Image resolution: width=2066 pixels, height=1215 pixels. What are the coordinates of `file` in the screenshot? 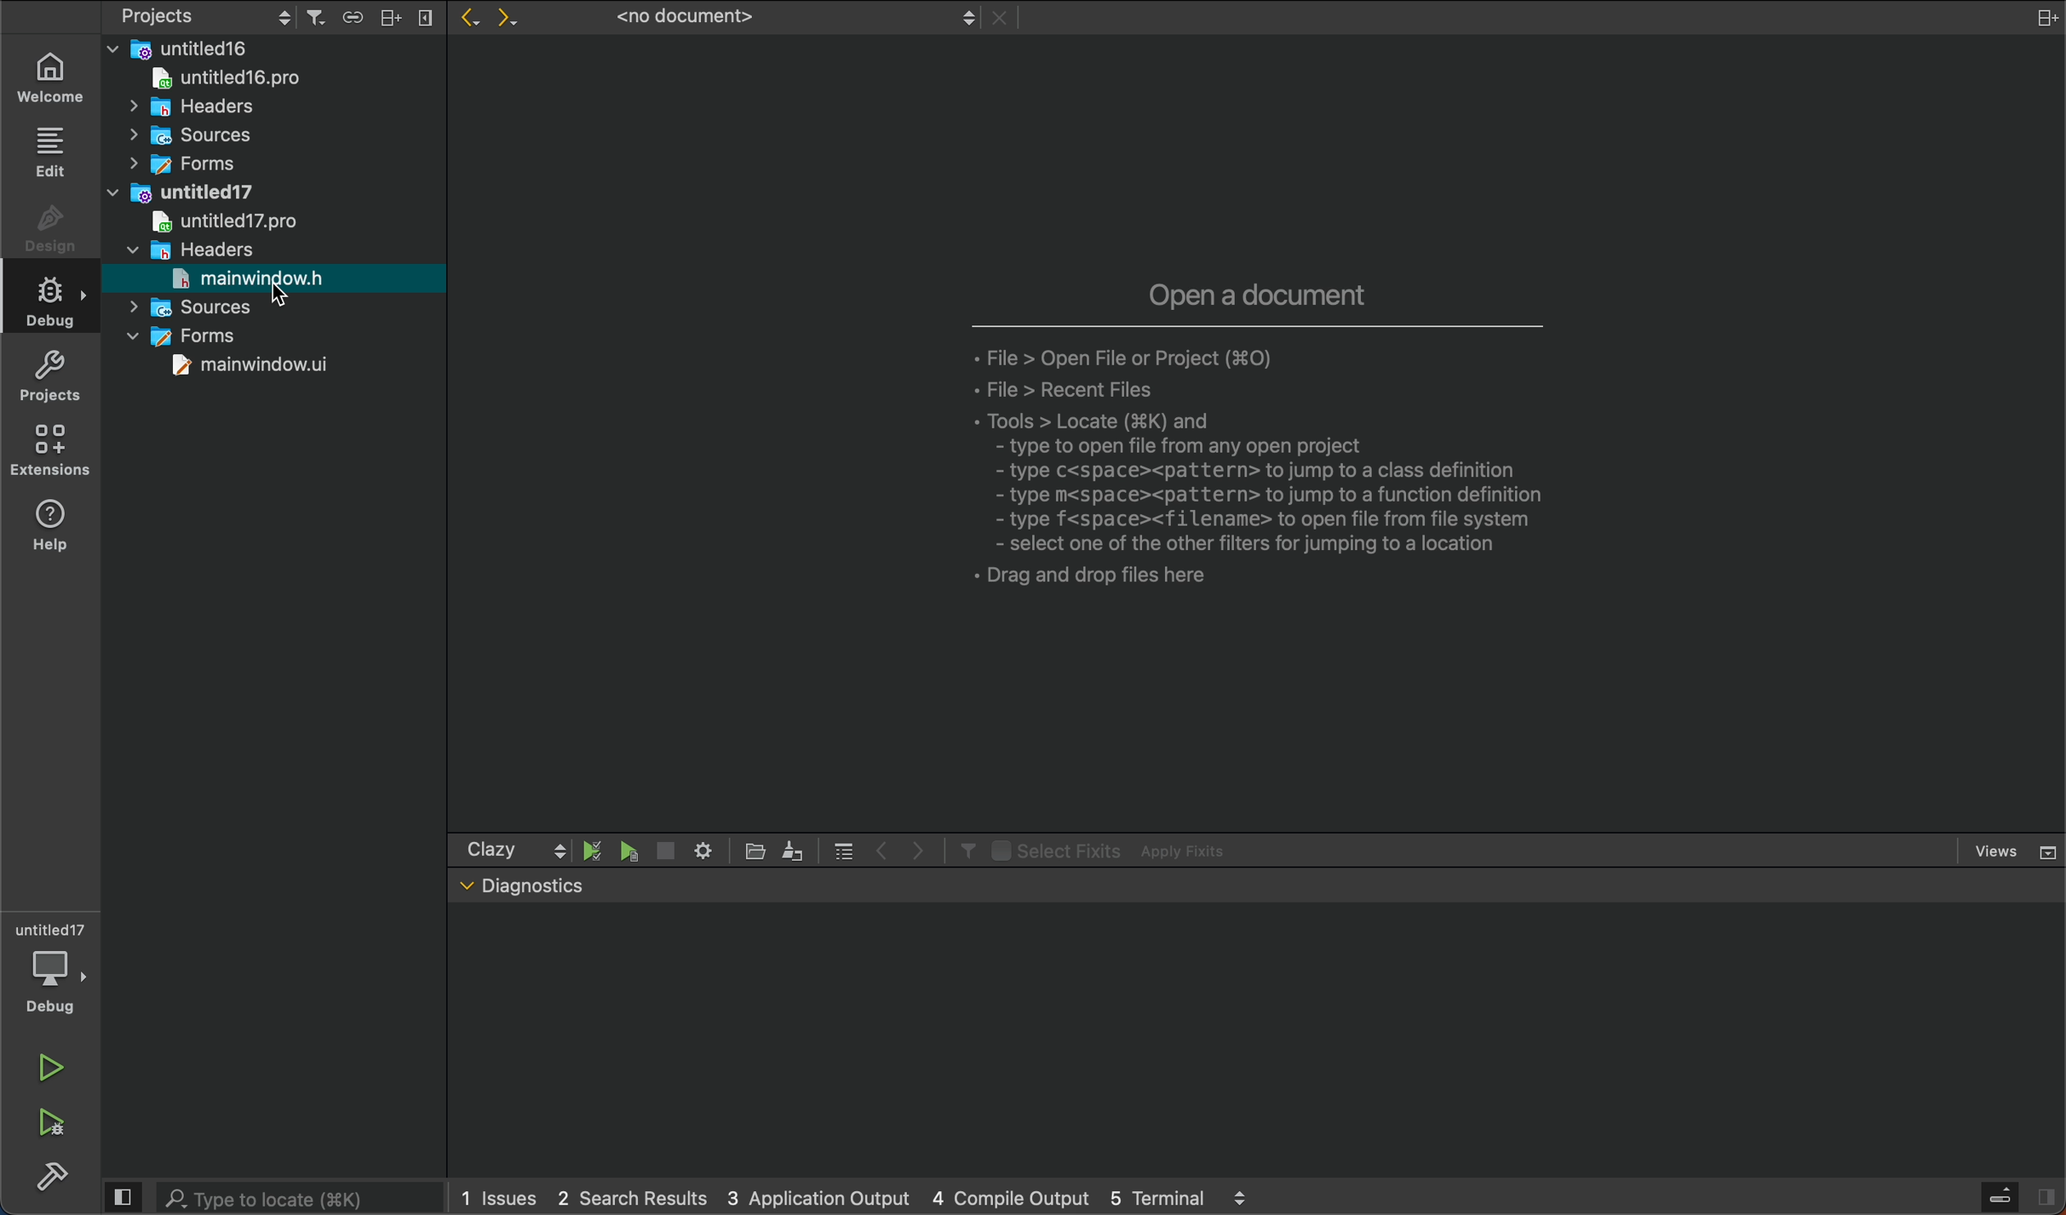 It's located at (758, 851).